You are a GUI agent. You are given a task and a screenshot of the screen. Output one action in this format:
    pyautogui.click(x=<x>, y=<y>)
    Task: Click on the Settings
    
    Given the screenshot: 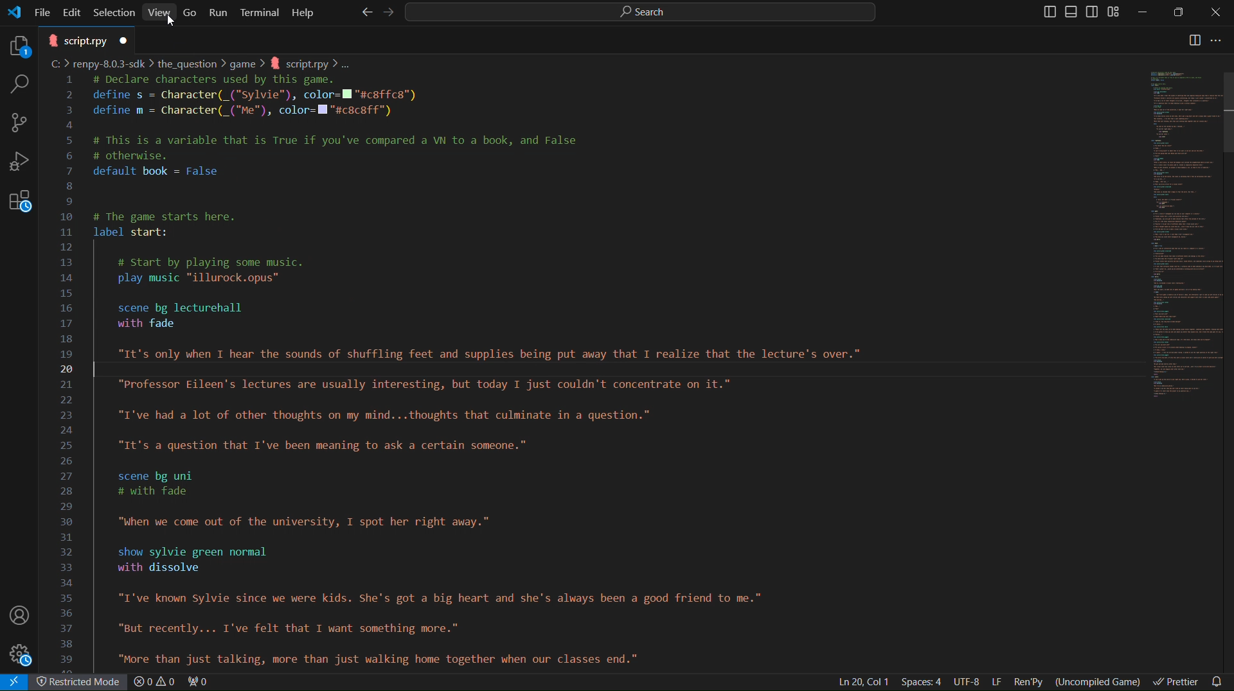 What is the action you would take?
    pyautogui.click(x=22, y=656)
    